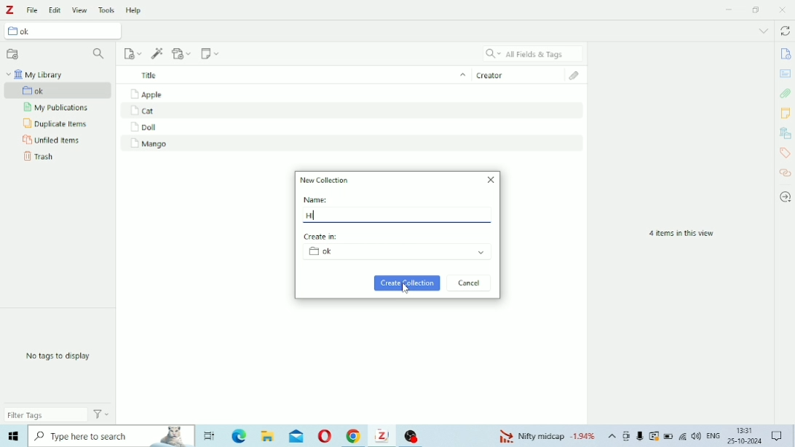 The image size is (795, 447). I want to click on Add Item (s) by Identifier, so click(158, 54).